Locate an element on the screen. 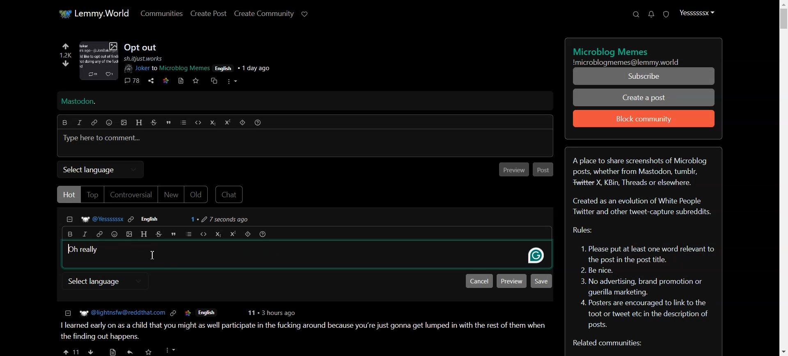 The width and height of the screenshot is (788, 356). Typing window is located at coordinates (305, 144).